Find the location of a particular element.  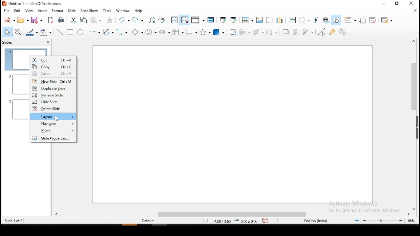

 is located at coordinates (164, 32).